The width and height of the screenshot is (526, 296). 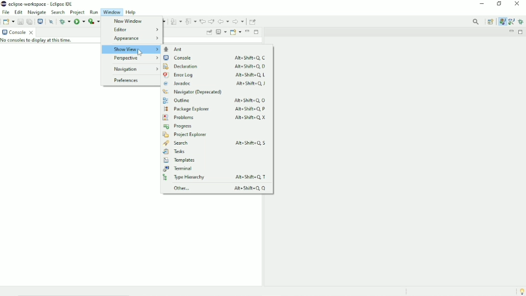 What do you see at coordinates (253, 21) in the screenshot?
I see `Pin Editor` at bounding box center [253, 21].